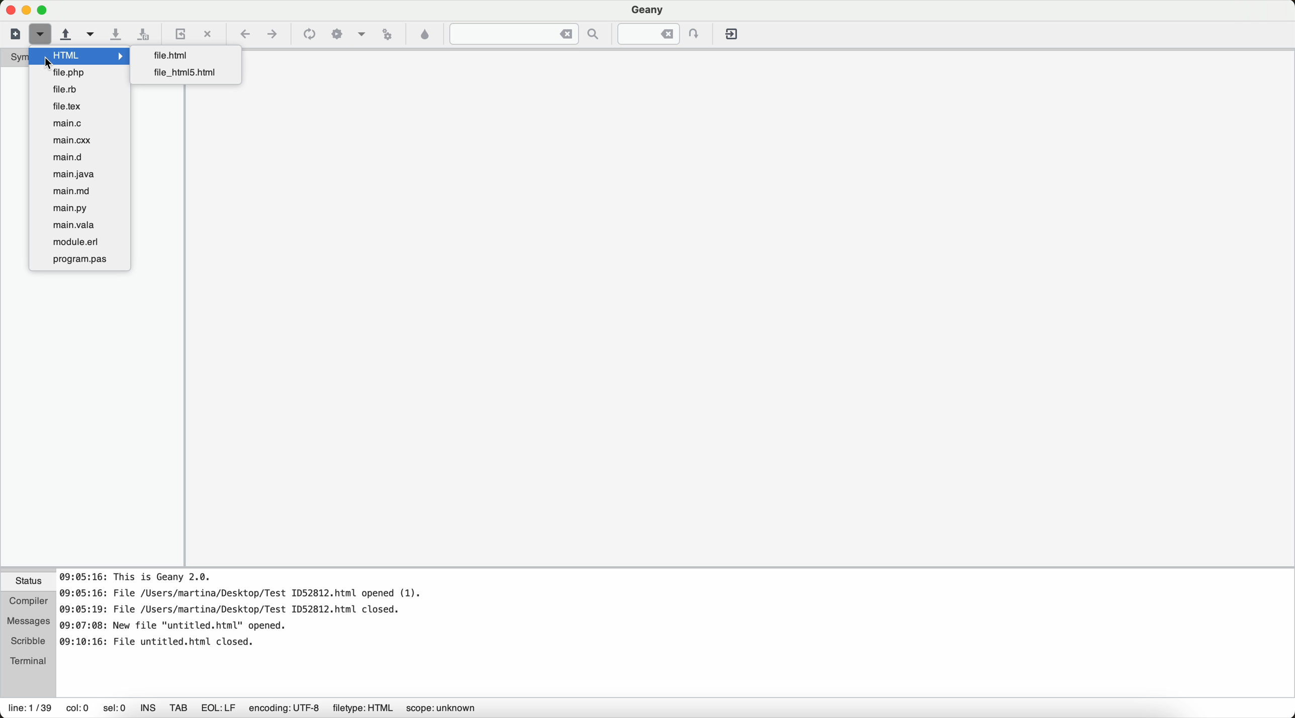 The width and height of the screenshot is (1295, 718). Describe the element at coordinates (180, 36) in the screenshot. I see `reload the current file from a disk` at that location.